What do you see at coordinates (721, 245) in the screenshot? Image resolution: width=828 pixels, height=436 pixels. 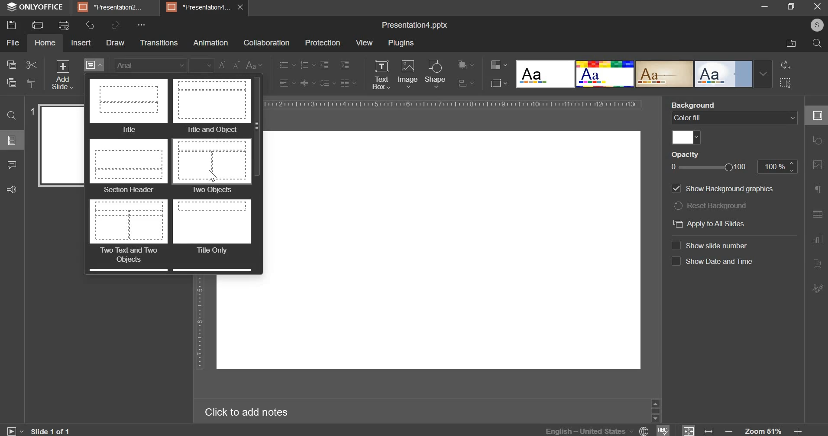 I see `show slide number` at bounding box center [721, 245].